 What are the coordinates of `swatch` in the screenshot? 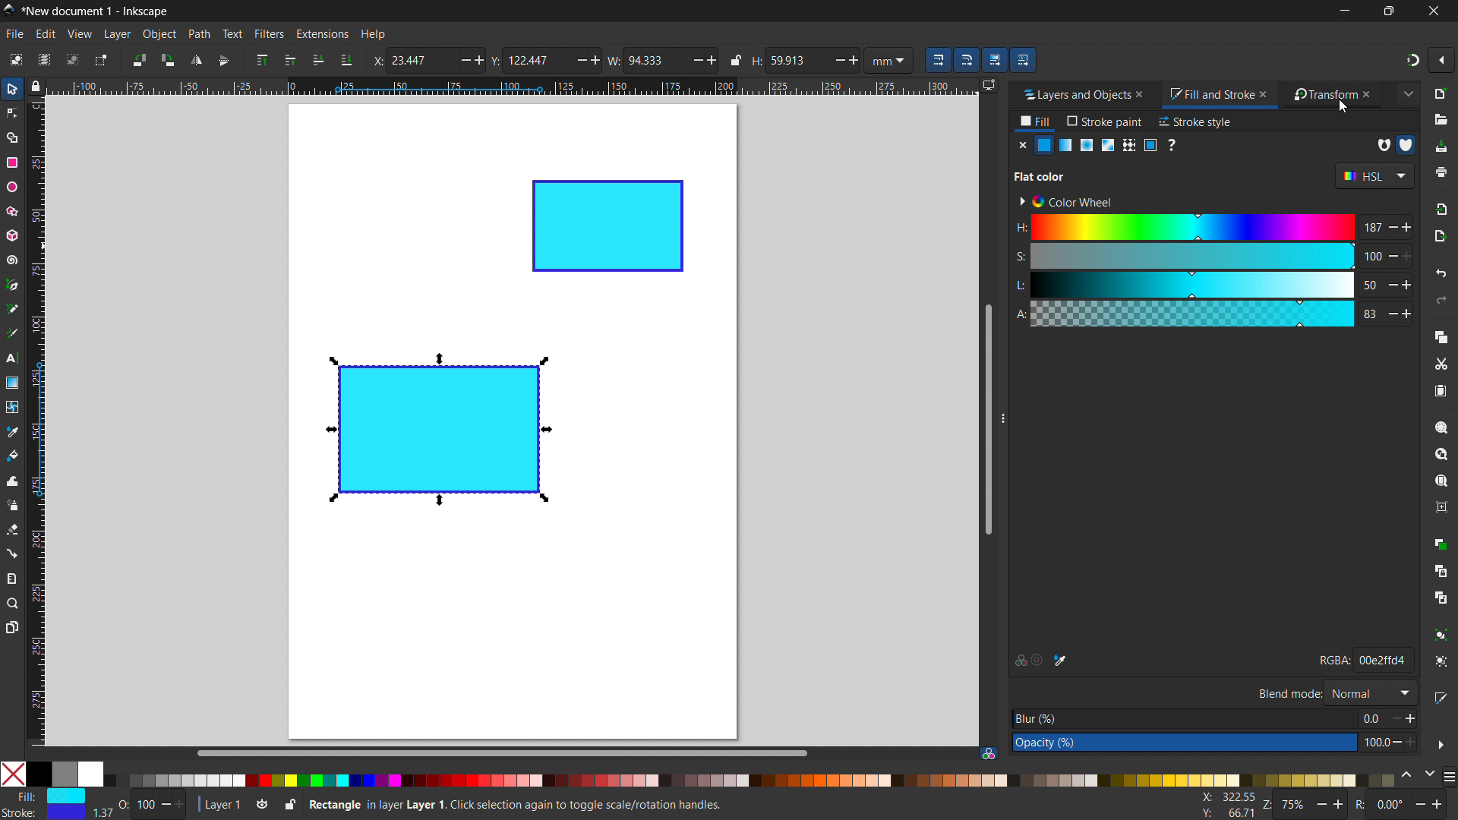 It's located at (1150, 145).